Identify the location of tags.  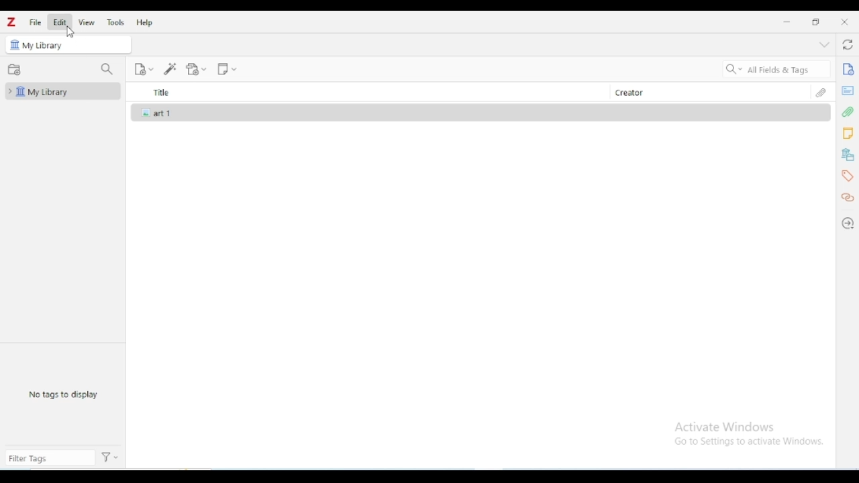
(847, 176).